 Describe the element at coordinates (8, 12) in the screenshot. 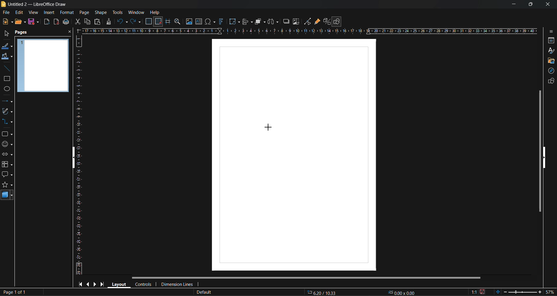

I see `file` at that location.